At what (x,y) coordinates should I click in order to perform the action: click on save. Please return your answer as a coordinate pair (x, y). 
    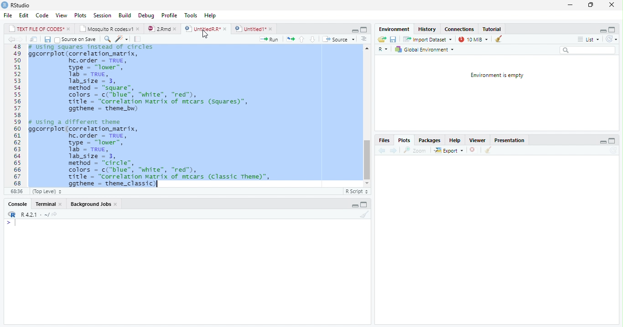
    Looking at the image, I should click on (394, 40).